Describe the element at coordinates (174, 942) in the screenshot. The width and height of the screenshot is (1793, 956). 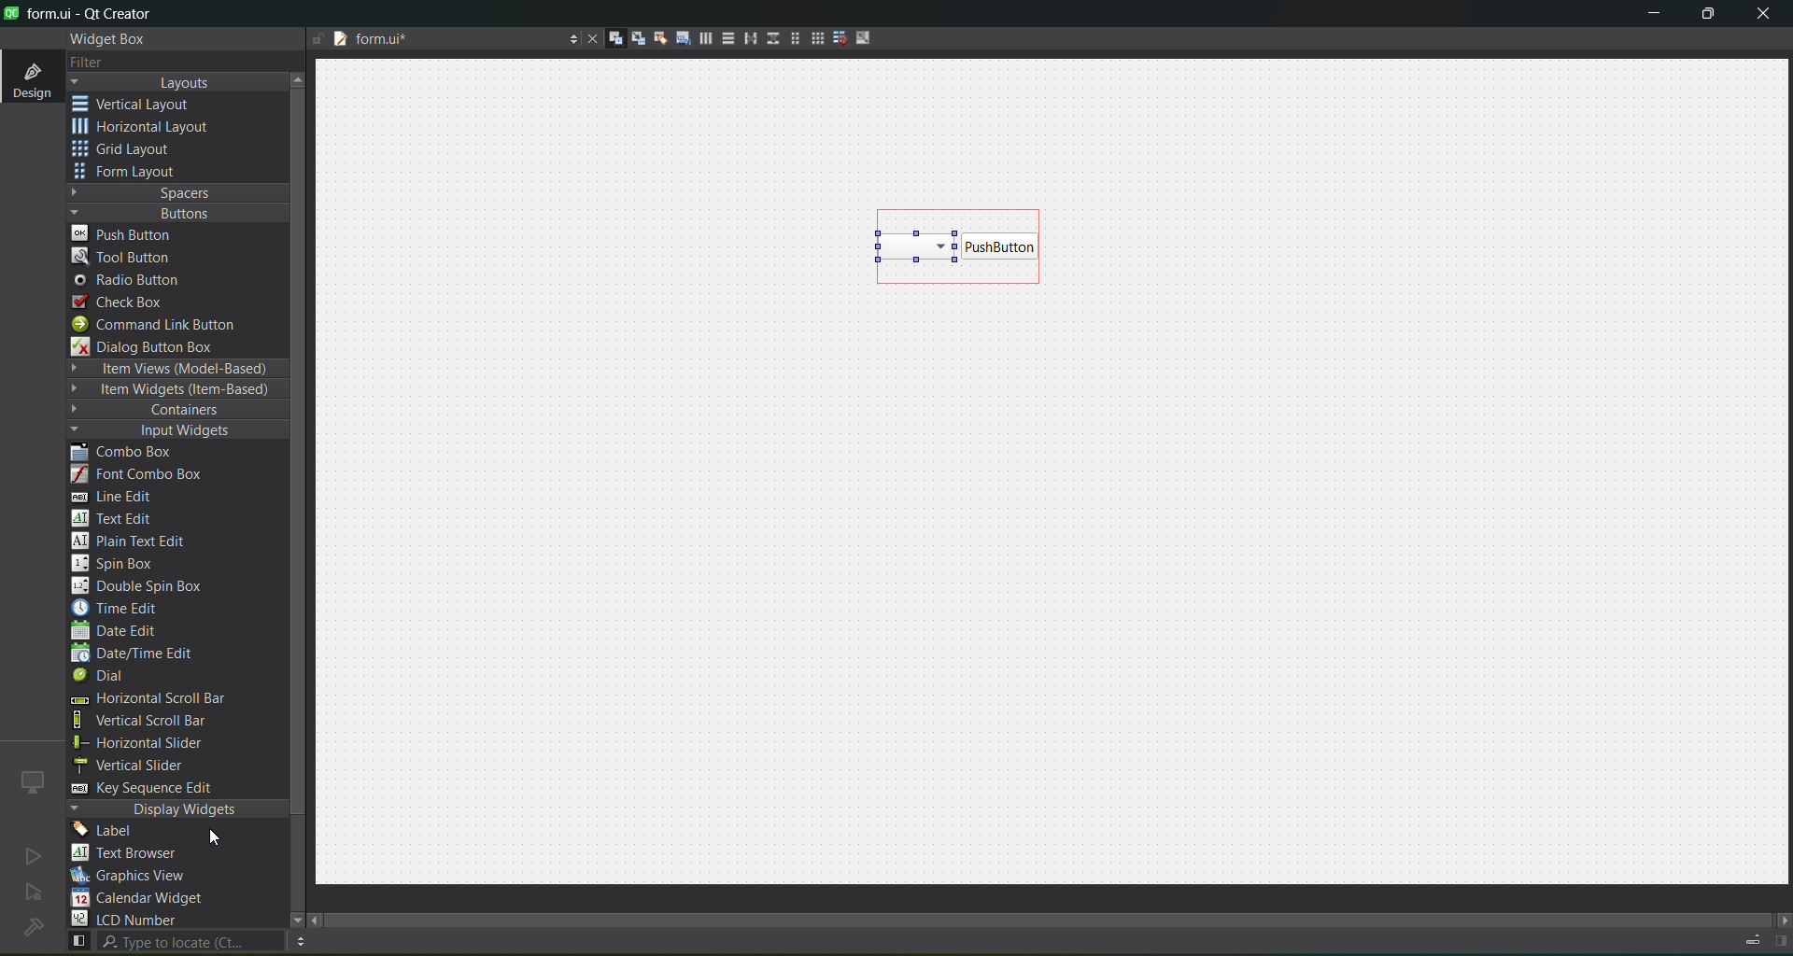
I see `search` at that location.